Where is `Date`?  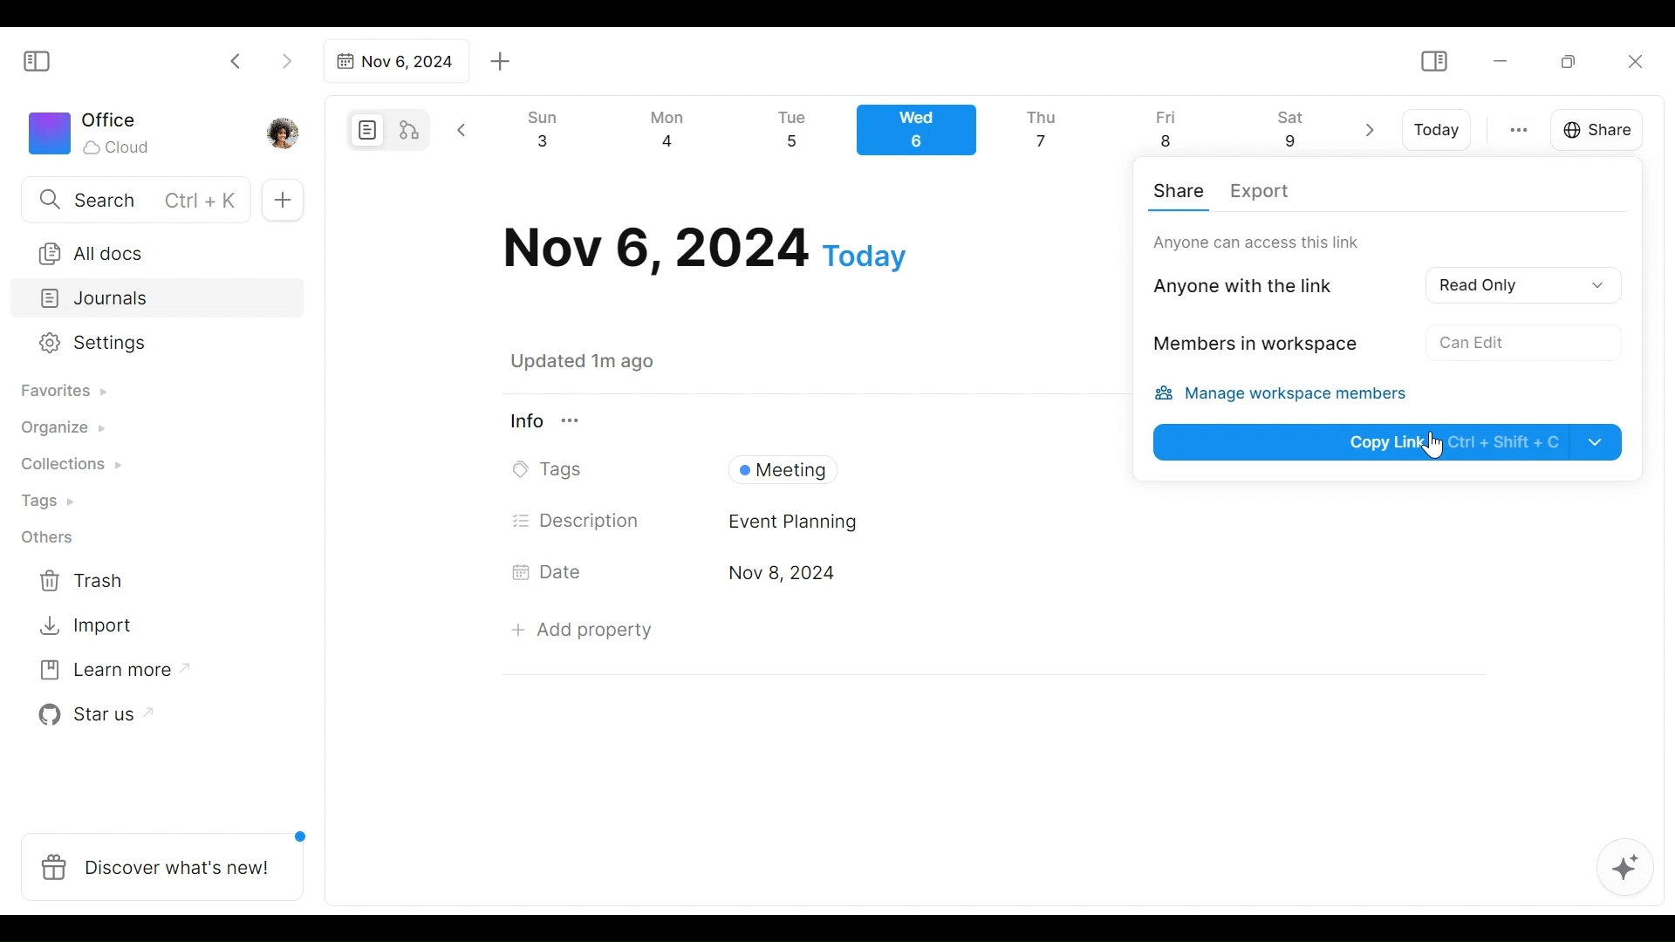
Date is located at coordinates (705, 249).